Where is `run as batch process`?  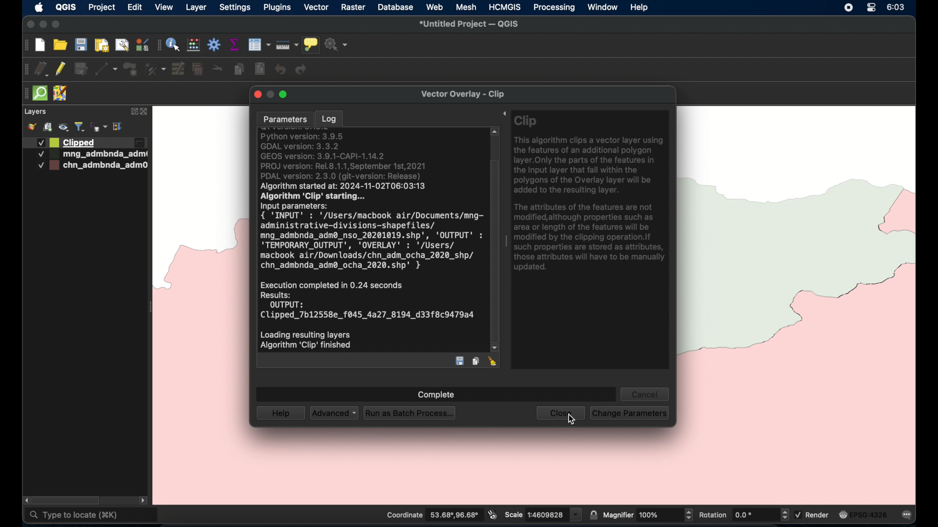 run as batch process is located at coordinates (408, 412).